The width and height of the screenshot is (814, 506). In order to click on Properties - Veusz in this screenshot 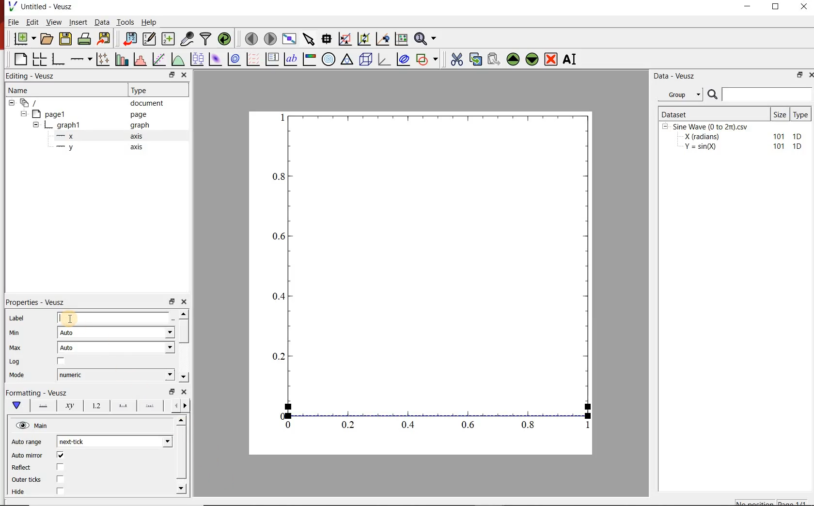, I will do `click(36, 302)`.